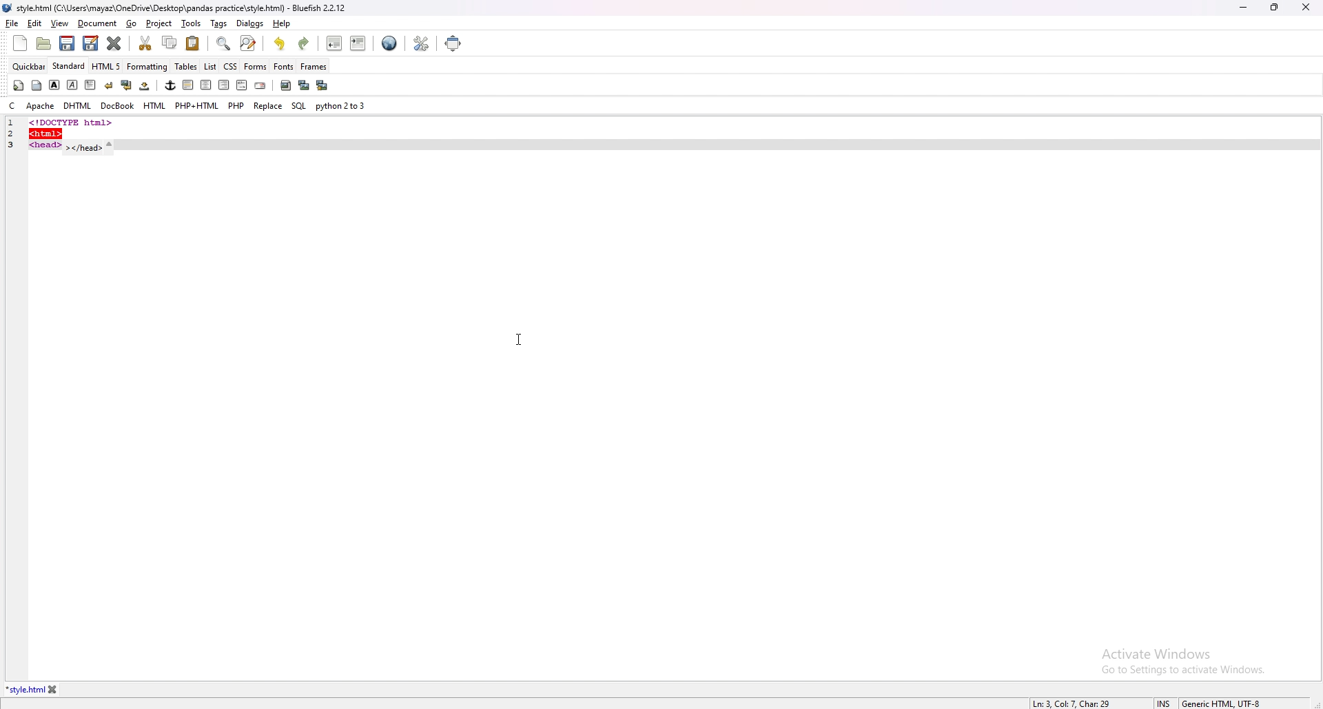 The width and height of the screenshot is (1323, 709). What do you see at coordinates (77, 107) in the screenshot?
I see `dhtml` at bounding box center [77, 107].